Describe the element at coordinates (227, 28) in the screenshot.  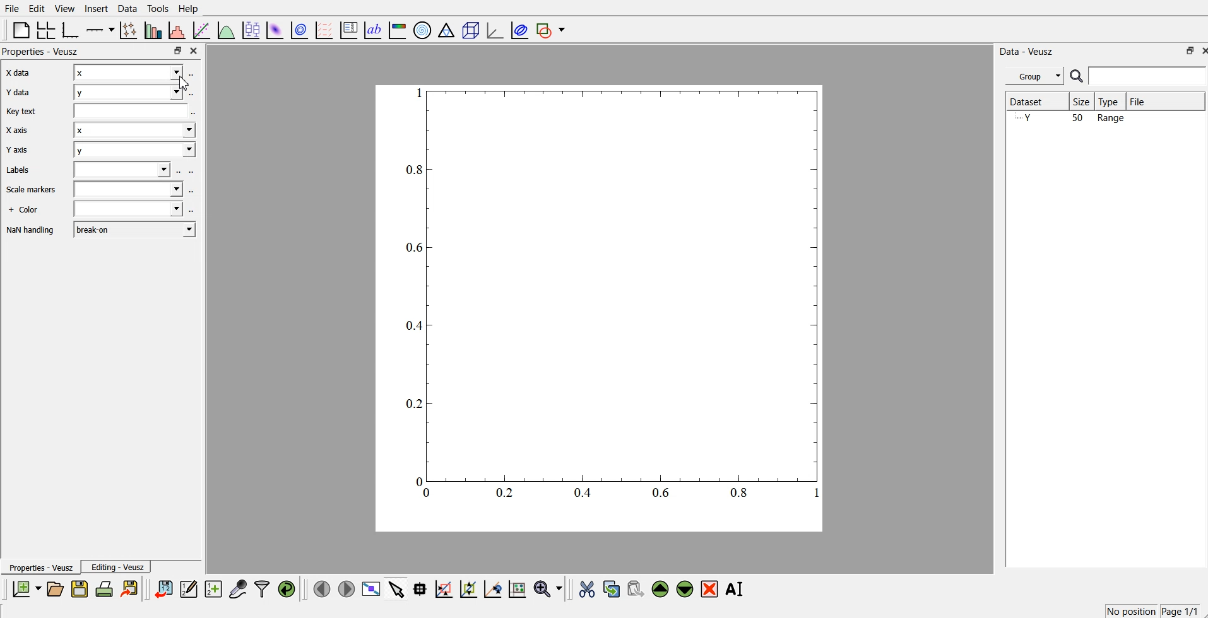
I see `plot a function` at that location.